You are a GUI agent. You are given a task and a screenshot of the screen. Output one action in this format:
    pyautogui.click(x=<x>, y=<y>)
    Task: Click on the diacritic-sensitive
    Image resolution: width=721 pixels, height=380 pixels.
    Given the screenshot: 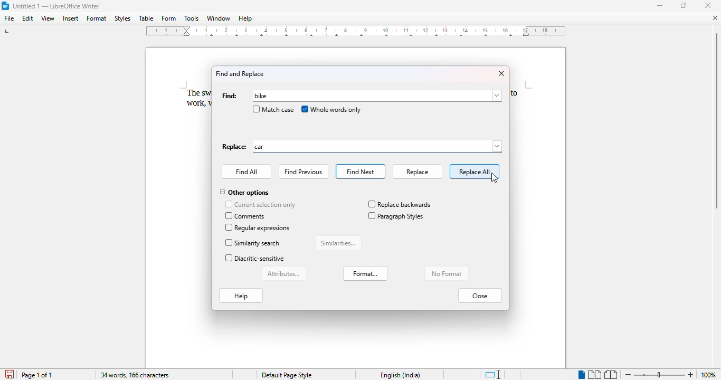 What is the action you would take?
    pyautogui.click(x=255, y=259)
    